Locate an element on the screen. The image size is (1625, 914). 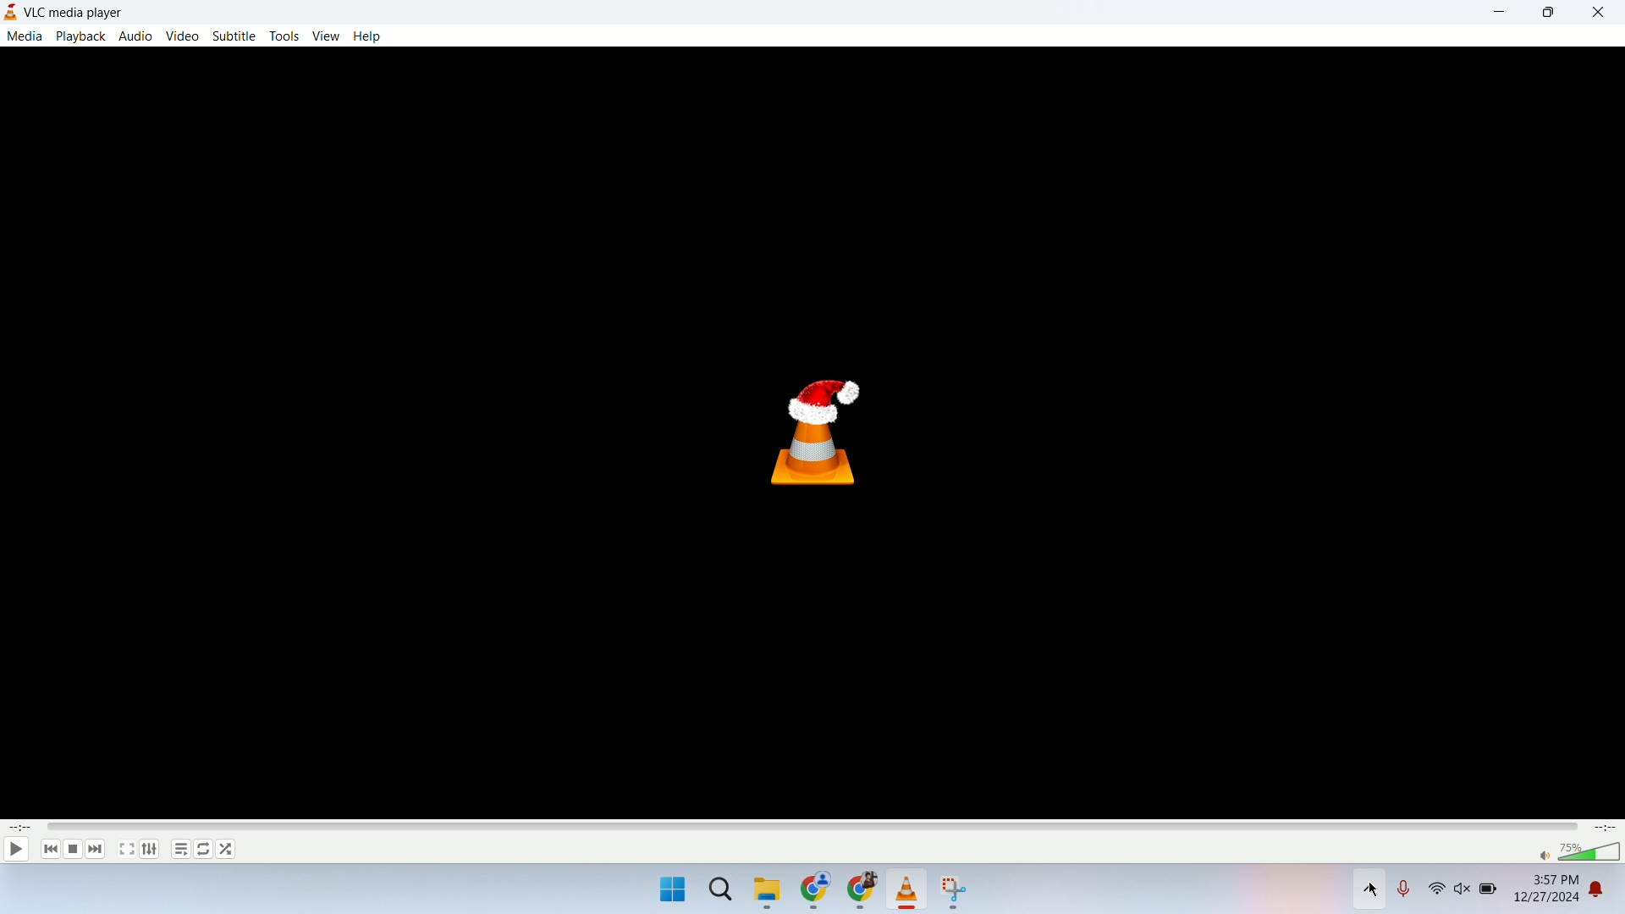
stop is located at coordinates (72, 850).